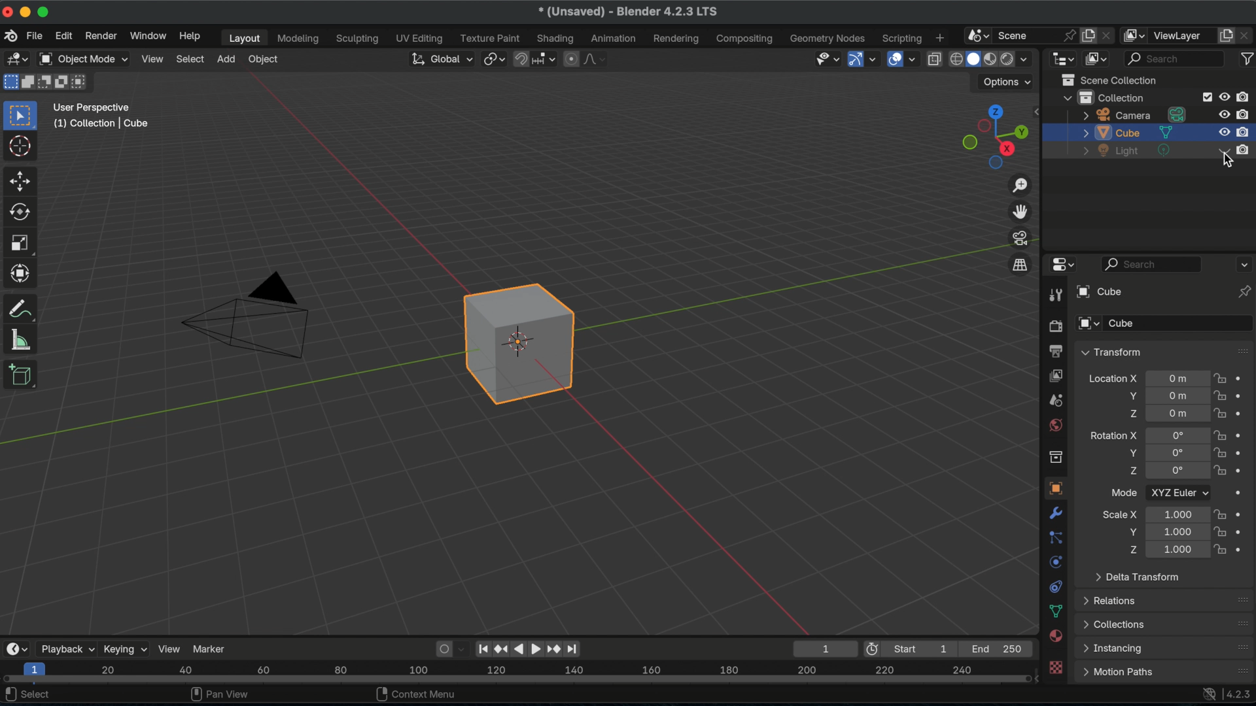  I want to click on delta transform , so click(1139, 577).